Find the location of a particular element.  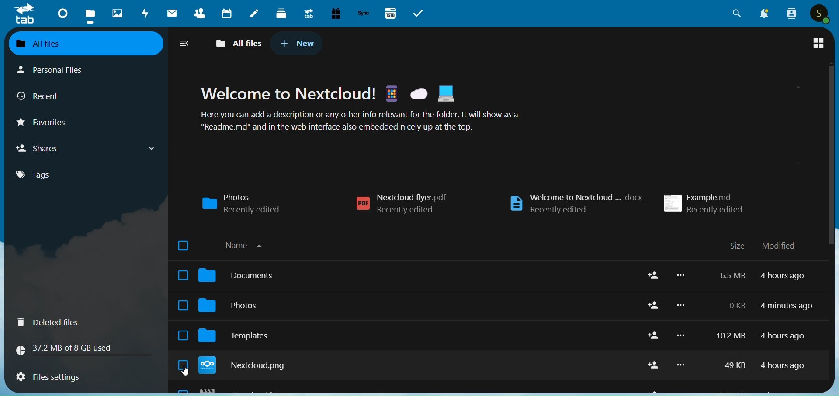

tags is located at coordinates (47, 177).